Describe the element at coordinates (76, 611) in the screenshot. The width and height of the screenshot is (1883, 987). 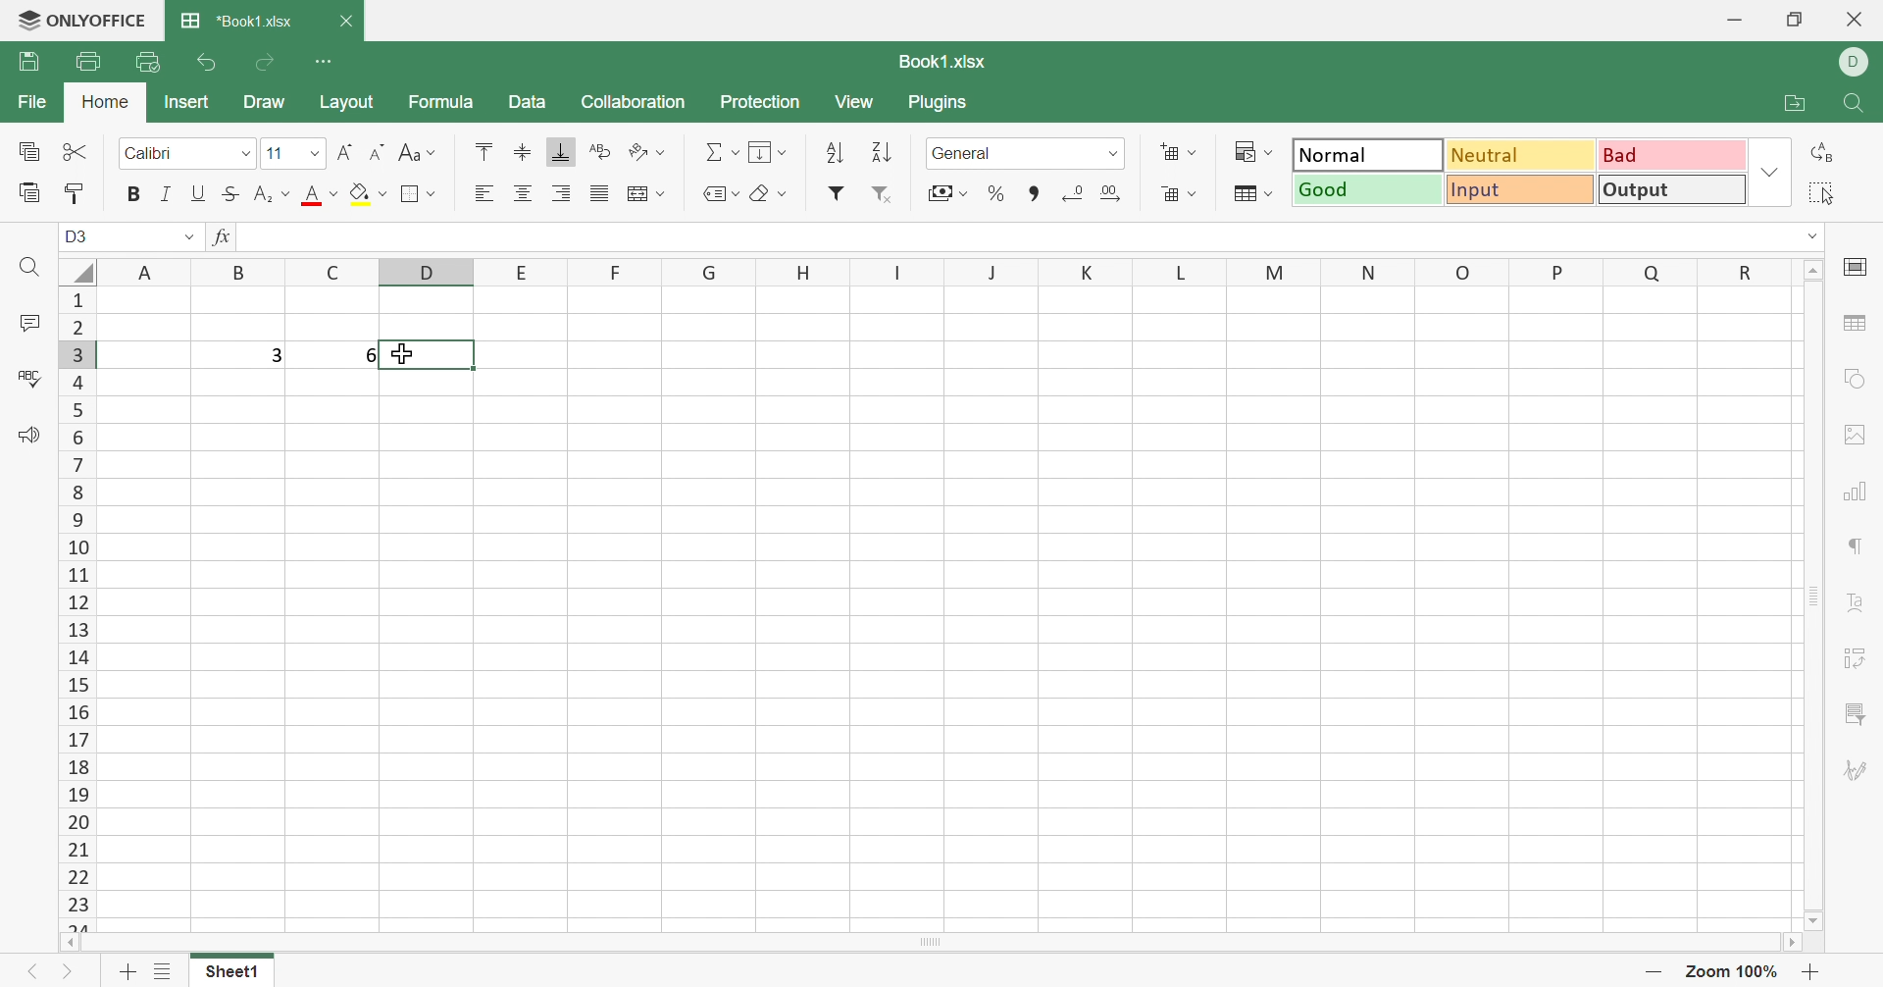
I see `Row numbers` at that location.